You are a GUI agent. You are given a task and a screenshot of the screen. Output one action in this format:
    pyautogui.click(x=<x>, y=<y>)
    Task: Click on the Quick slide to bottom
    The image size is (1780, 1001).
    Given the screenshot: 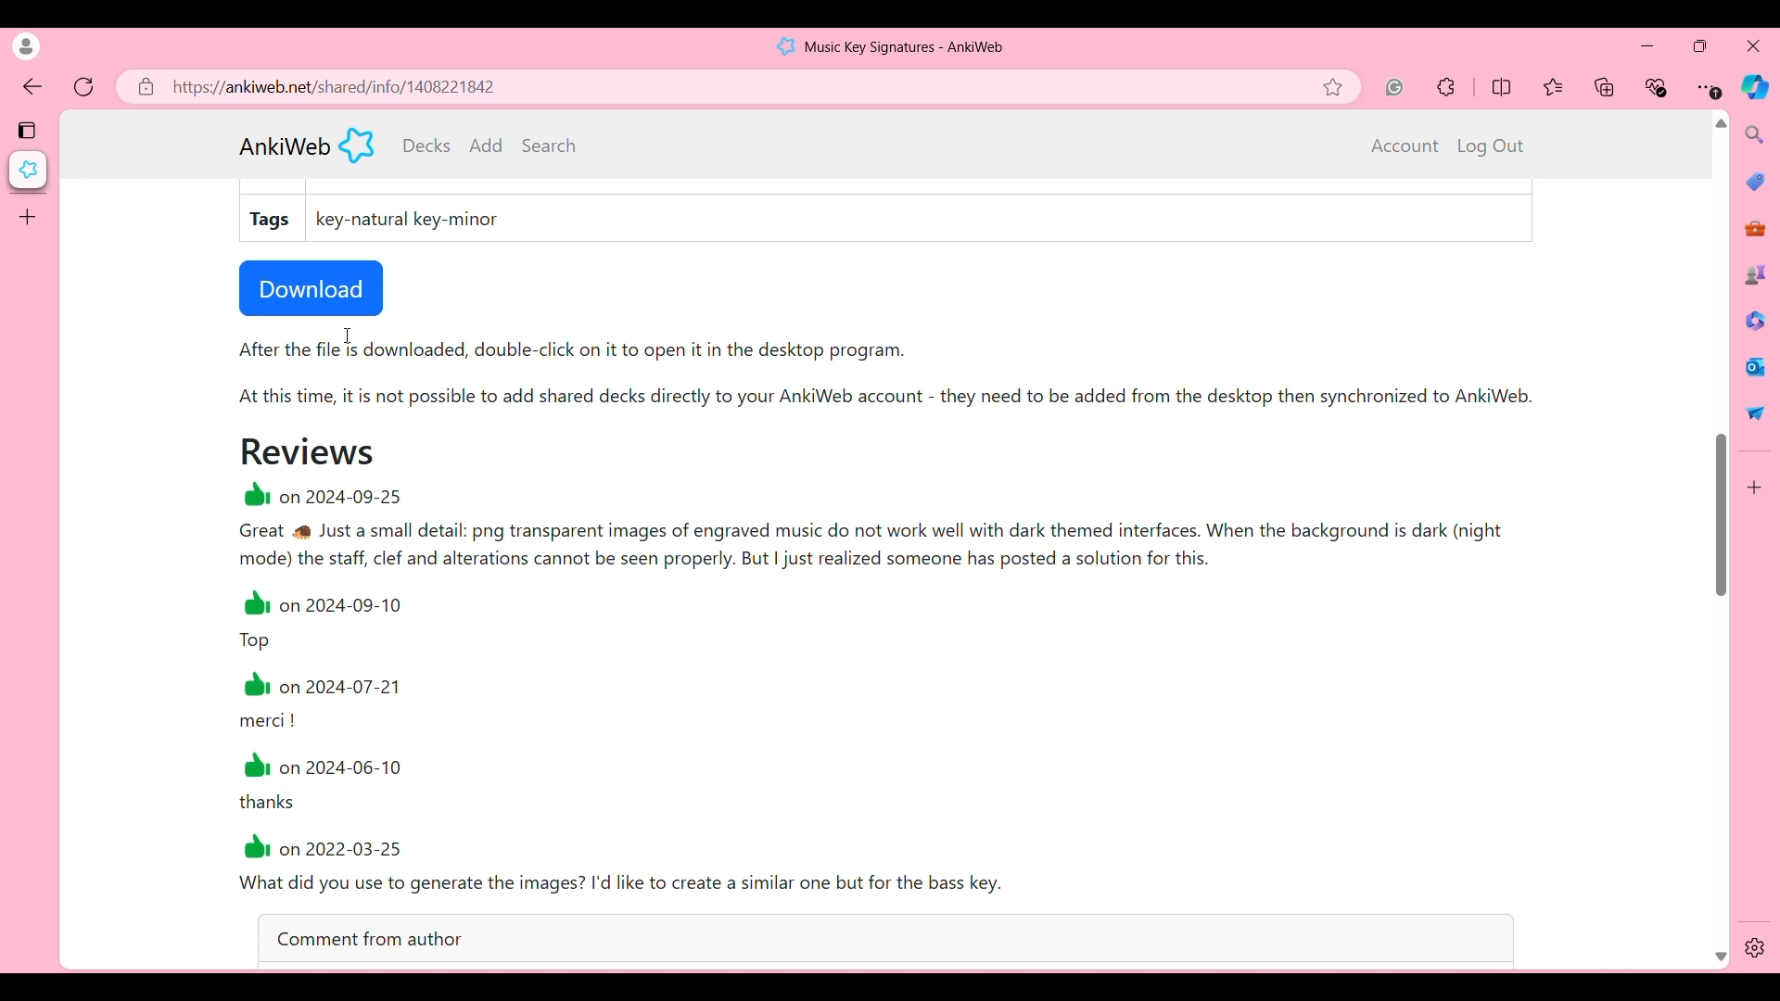 What is the action you would take?
    pyautogui.click(x=1721, y=957)
    